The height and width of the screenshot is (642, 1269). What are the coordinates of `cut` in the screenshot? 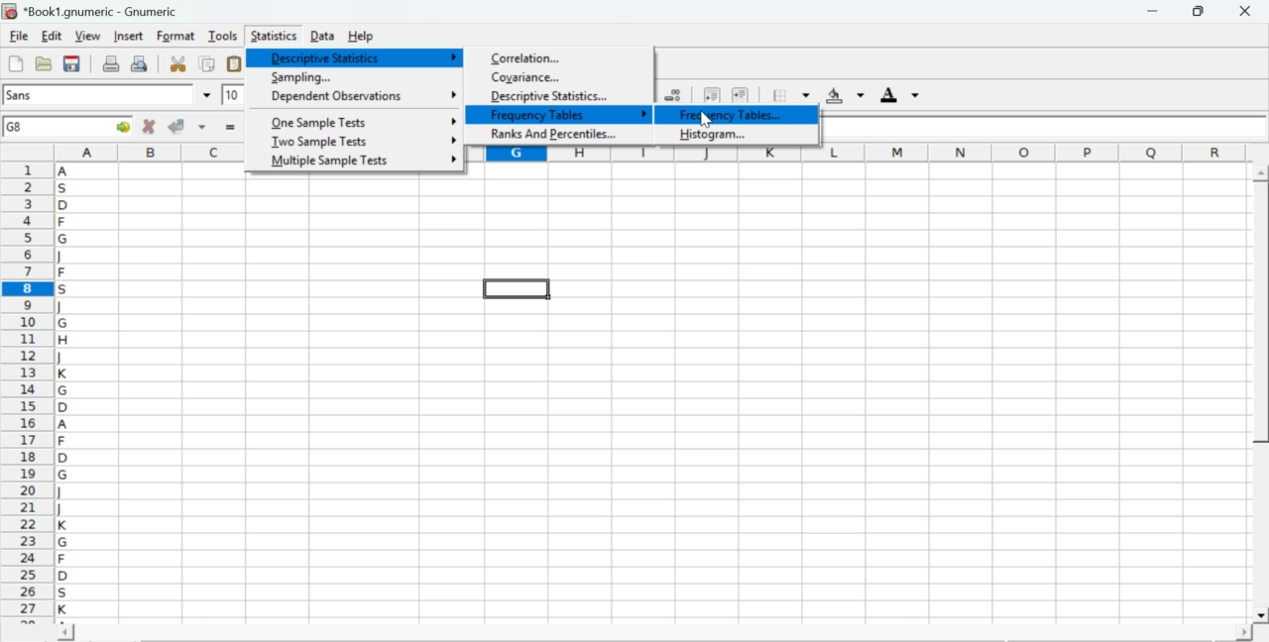 It's located at (177, 63).